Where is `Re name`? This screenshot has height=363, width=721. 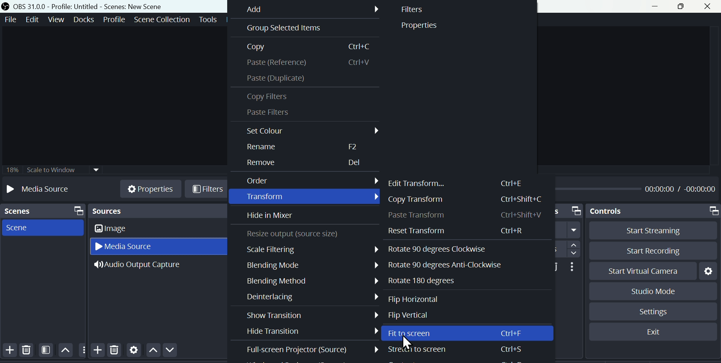
Re name is located at coordinates (304, 147).